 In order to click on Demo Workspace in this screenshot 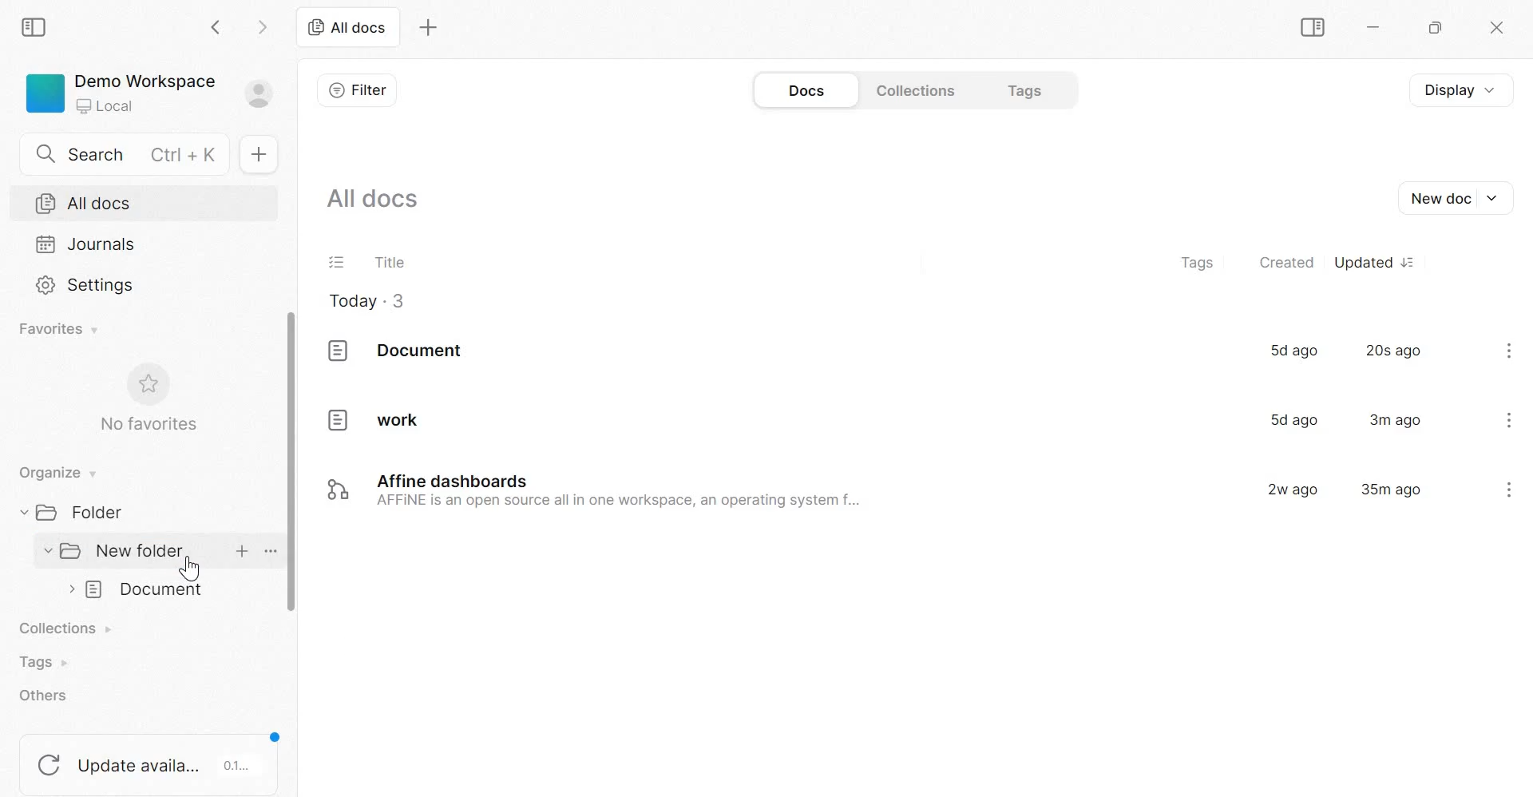, I will do `click(149, 93)`.